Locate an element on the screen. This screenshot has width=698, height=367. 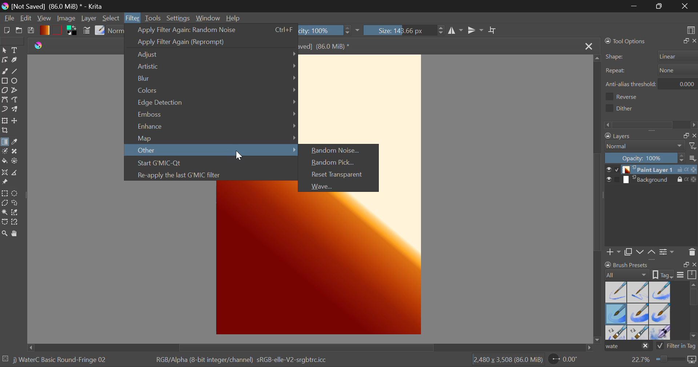
Reference Images is located at coordinates (6, 183).